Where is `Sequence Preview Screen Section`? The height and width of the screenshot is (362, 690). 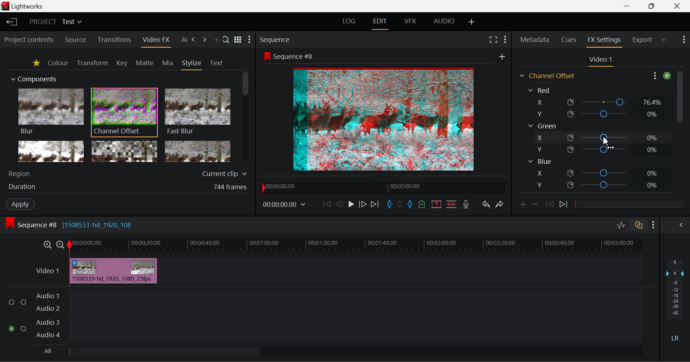 Sequence Preview Screen Section is located at coordinates (384, 56).